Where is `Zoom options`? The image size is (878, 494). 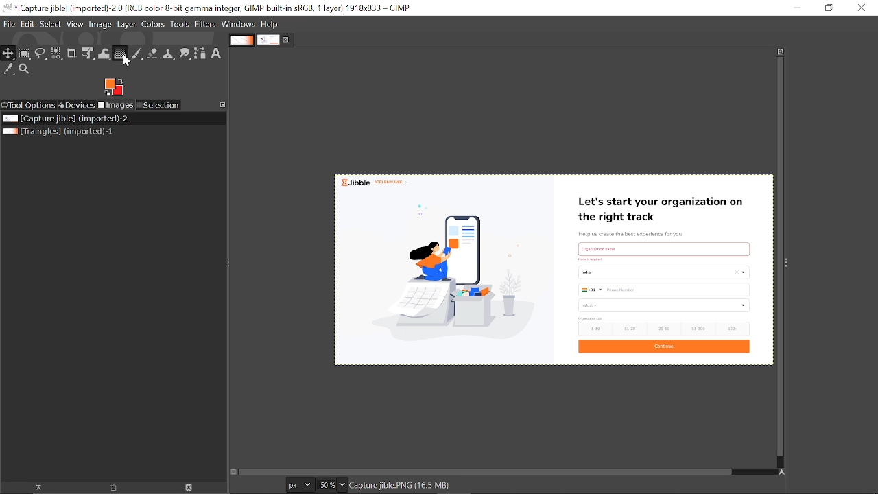
Zoom options is located at coordinates (342, 485).